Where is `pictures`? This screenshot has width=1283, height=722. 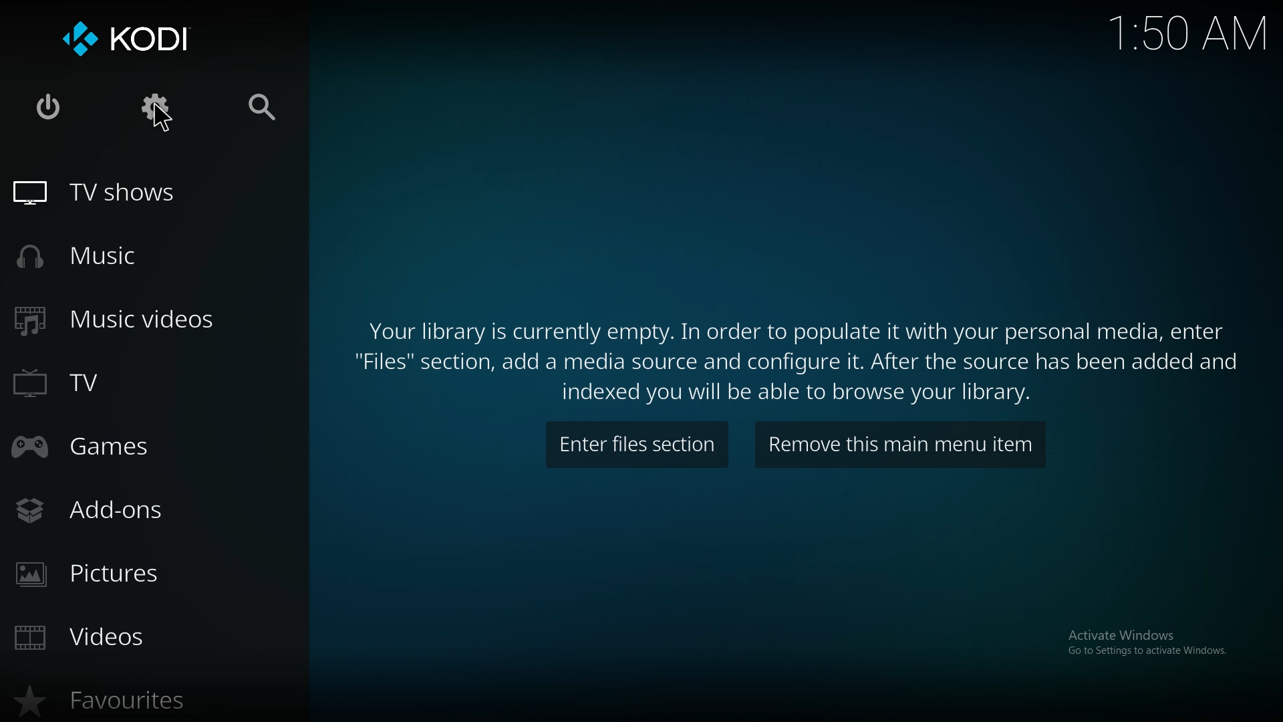 pictures is located at coordinates (106, 574).